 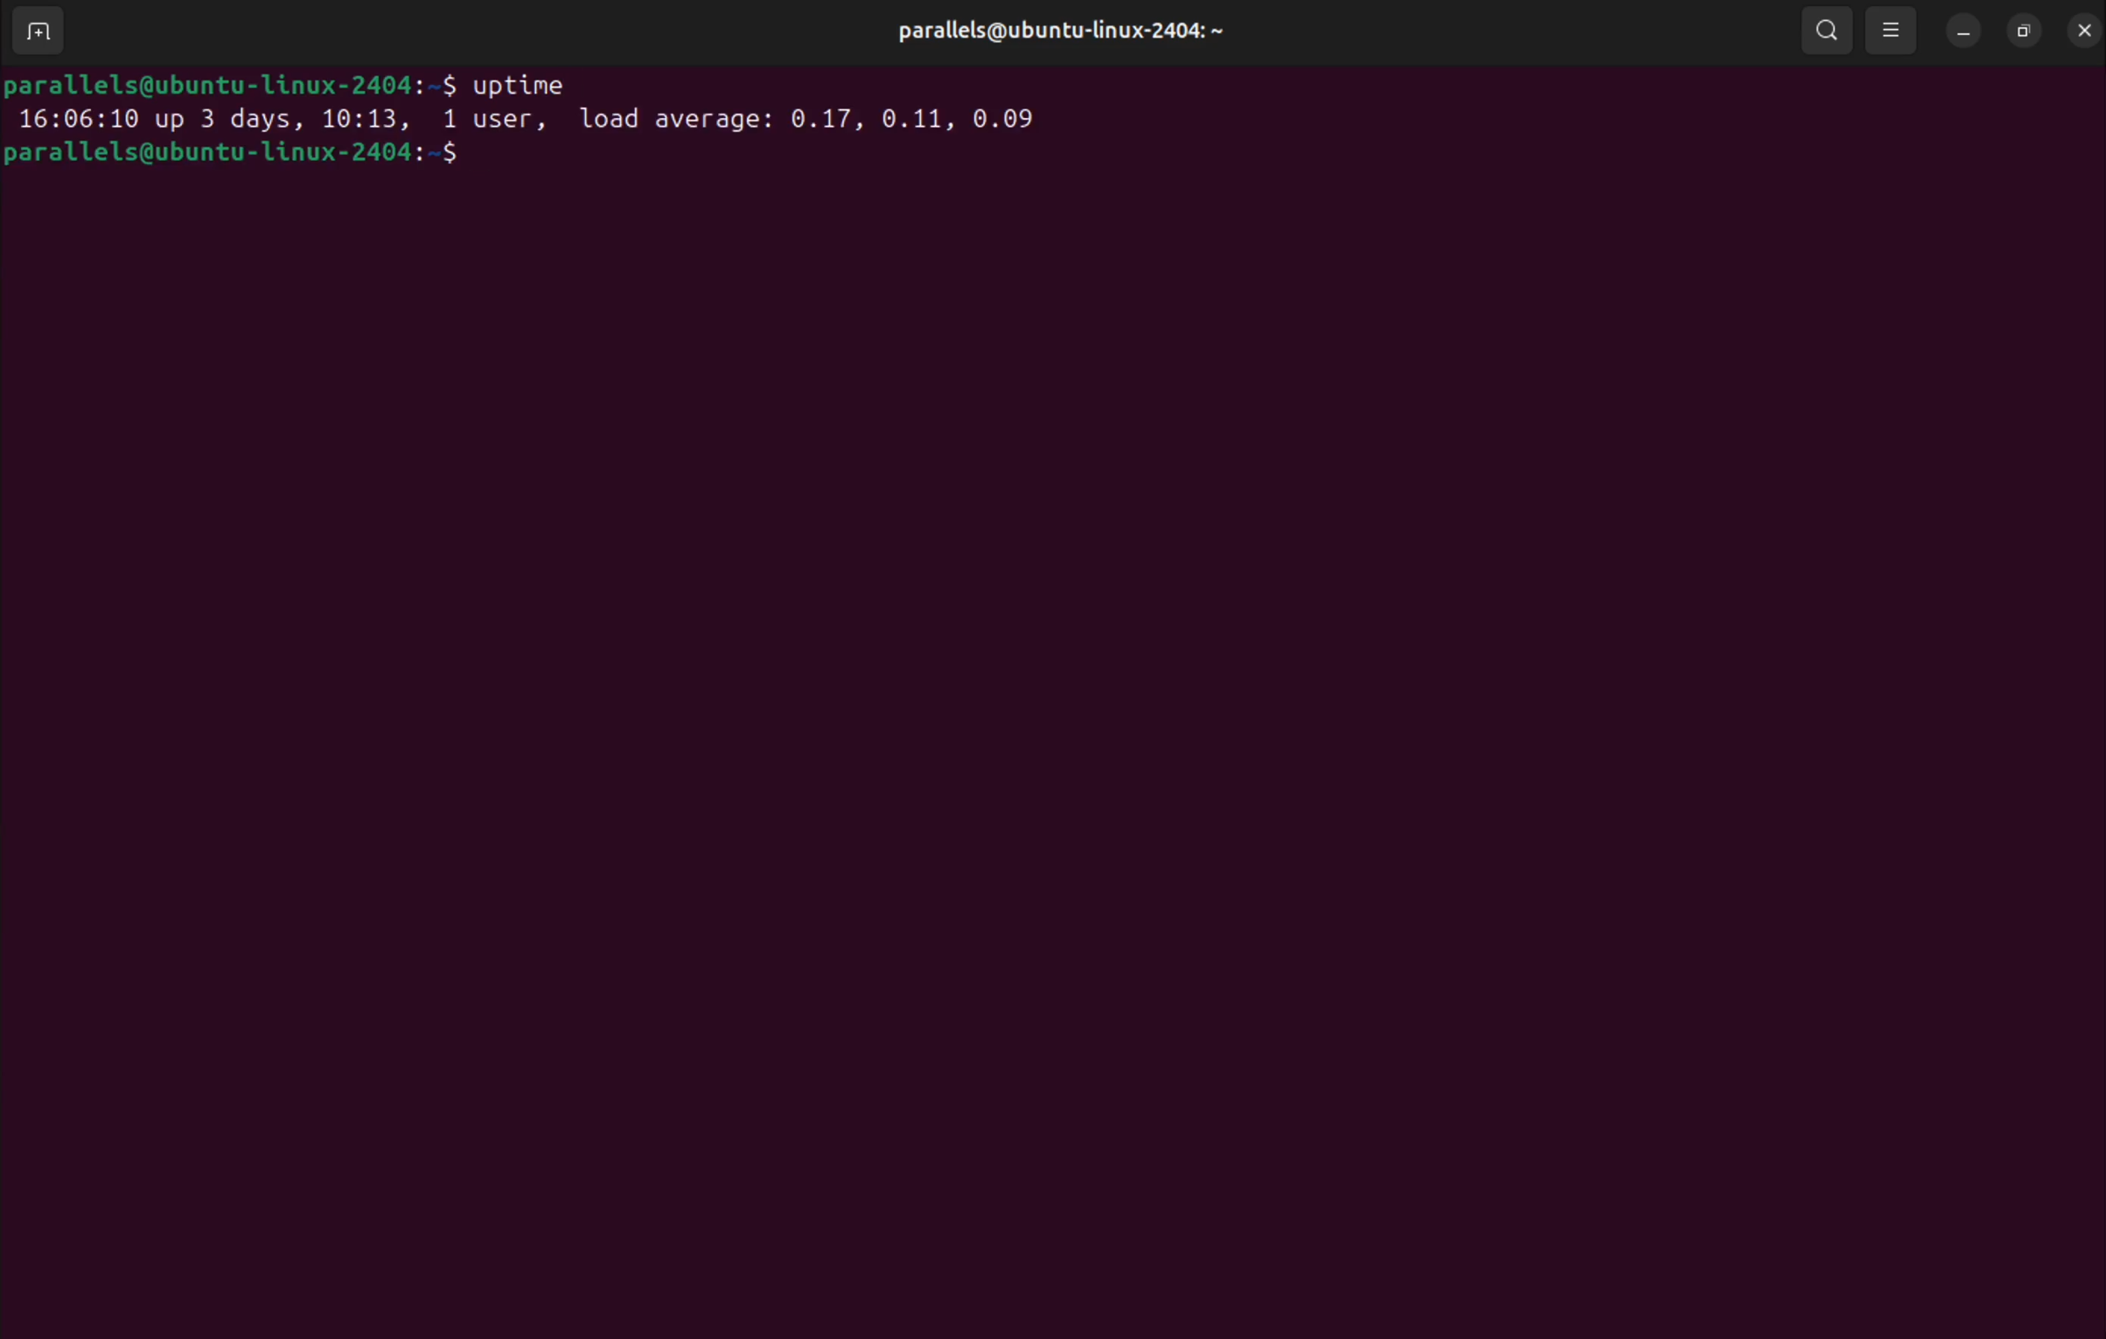 What do you see at coordinates (2082, 32) in the screenshot?
I see `close` at bounding box center [2082, 32].